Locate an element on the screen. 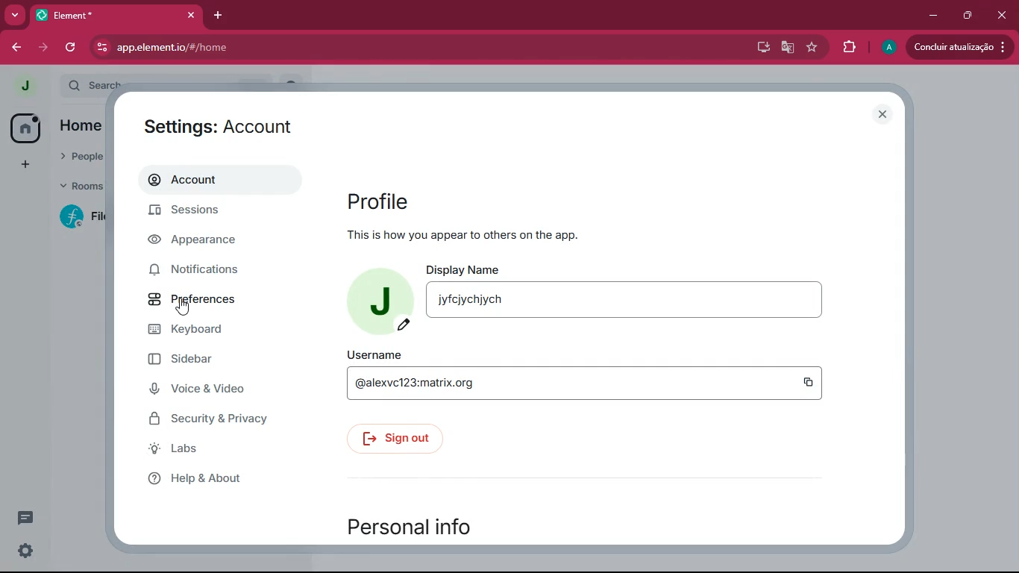 The width and height of the screenshot is (1019, 573). concluir atualizacao is located at coordinates (958, 46).